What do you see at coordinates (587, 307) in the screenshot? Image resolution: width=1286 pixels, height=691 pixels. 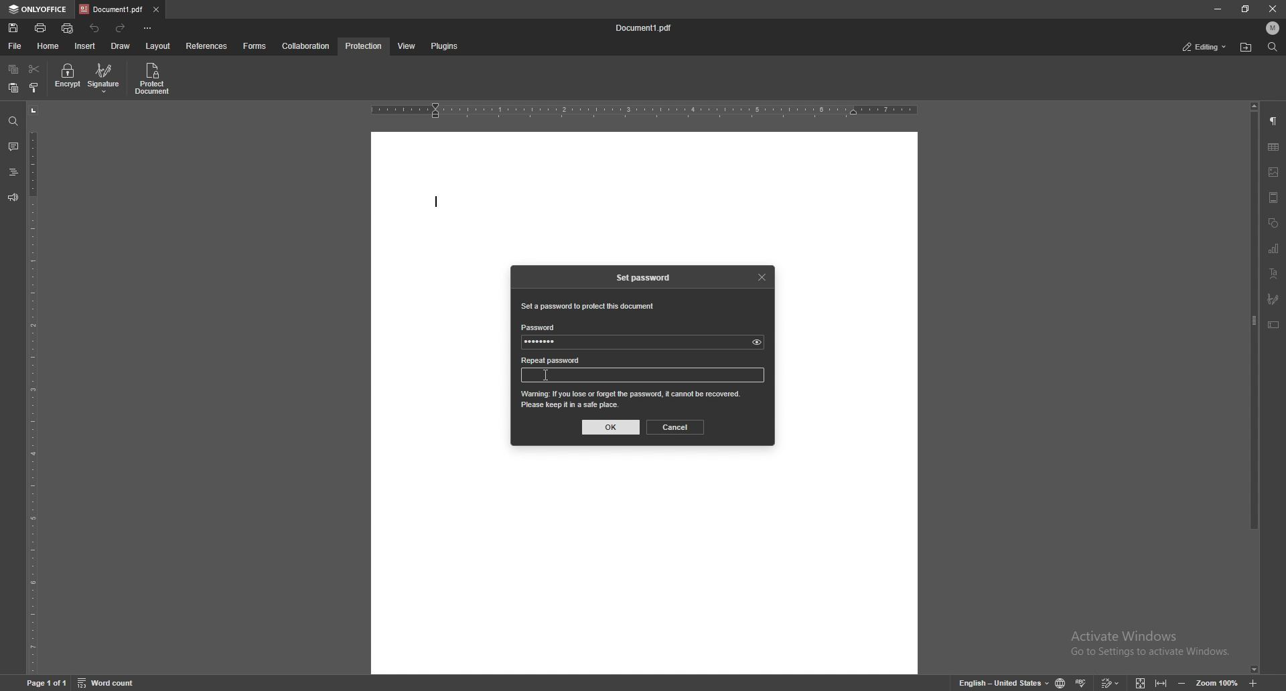 I see `set a password` at bounding box center [587, 307].